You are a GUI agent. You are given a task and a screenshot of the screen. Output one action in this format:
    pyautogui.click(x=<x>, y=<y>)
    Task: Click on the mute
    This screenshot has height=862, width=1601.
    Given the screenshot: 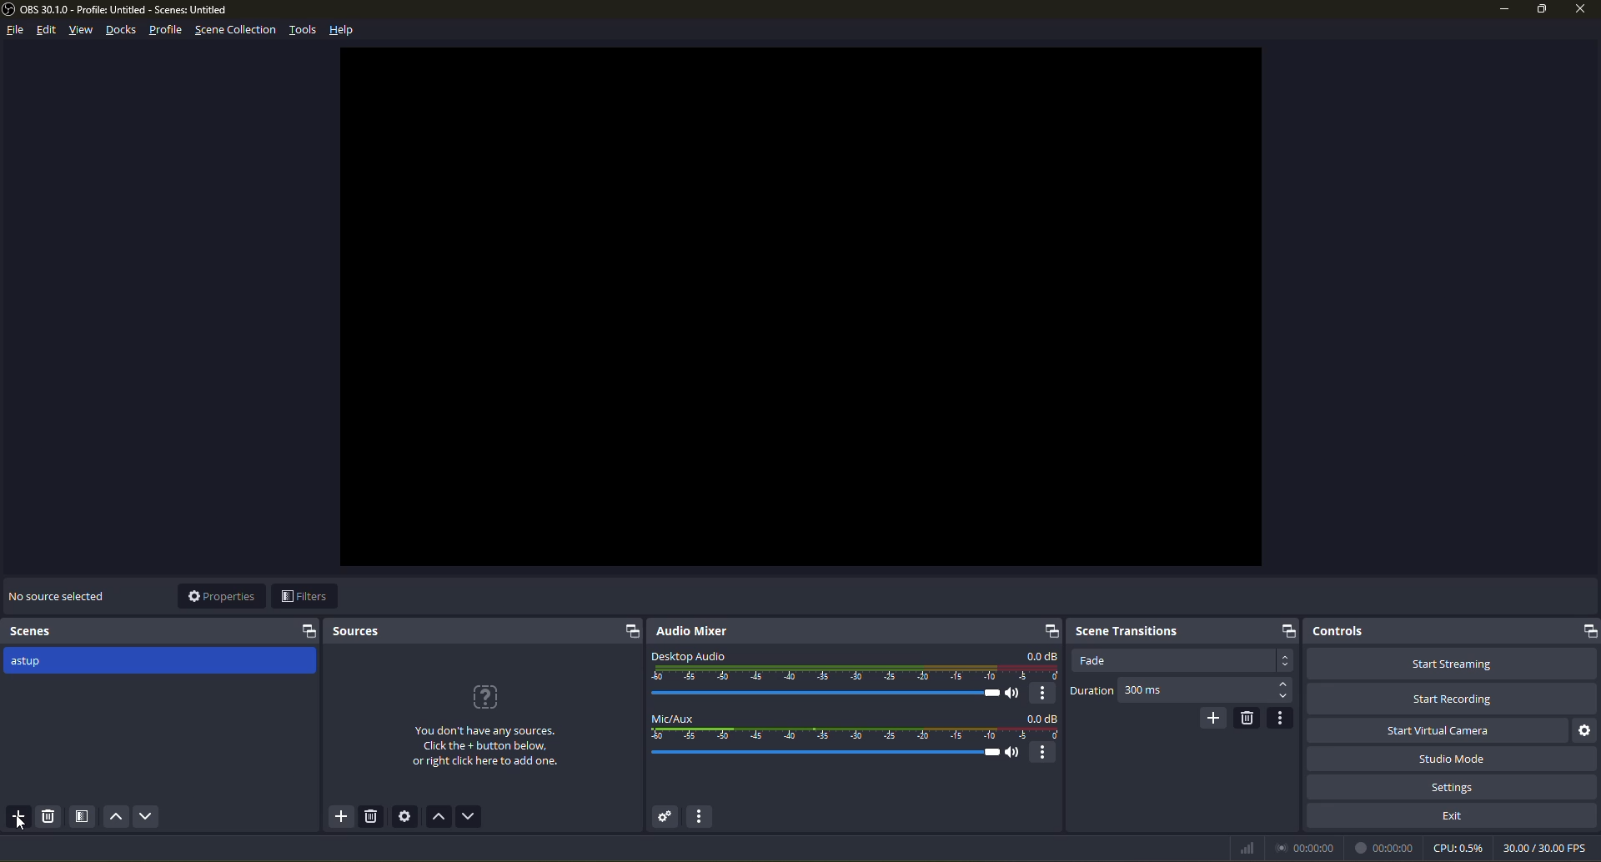 What is the action you would take?
    pyautogui.click(x=1012, y=694)
    